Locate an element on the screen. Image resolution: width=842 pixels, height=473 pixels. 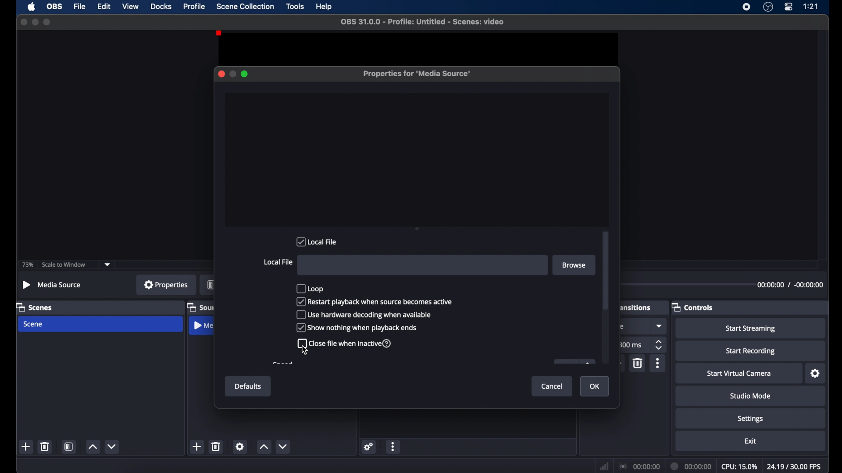
decrement is located at coordinates (284, 446).